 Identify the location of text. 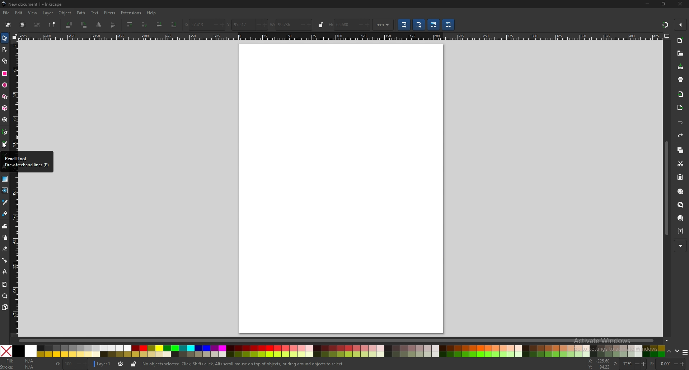
(95, 13).